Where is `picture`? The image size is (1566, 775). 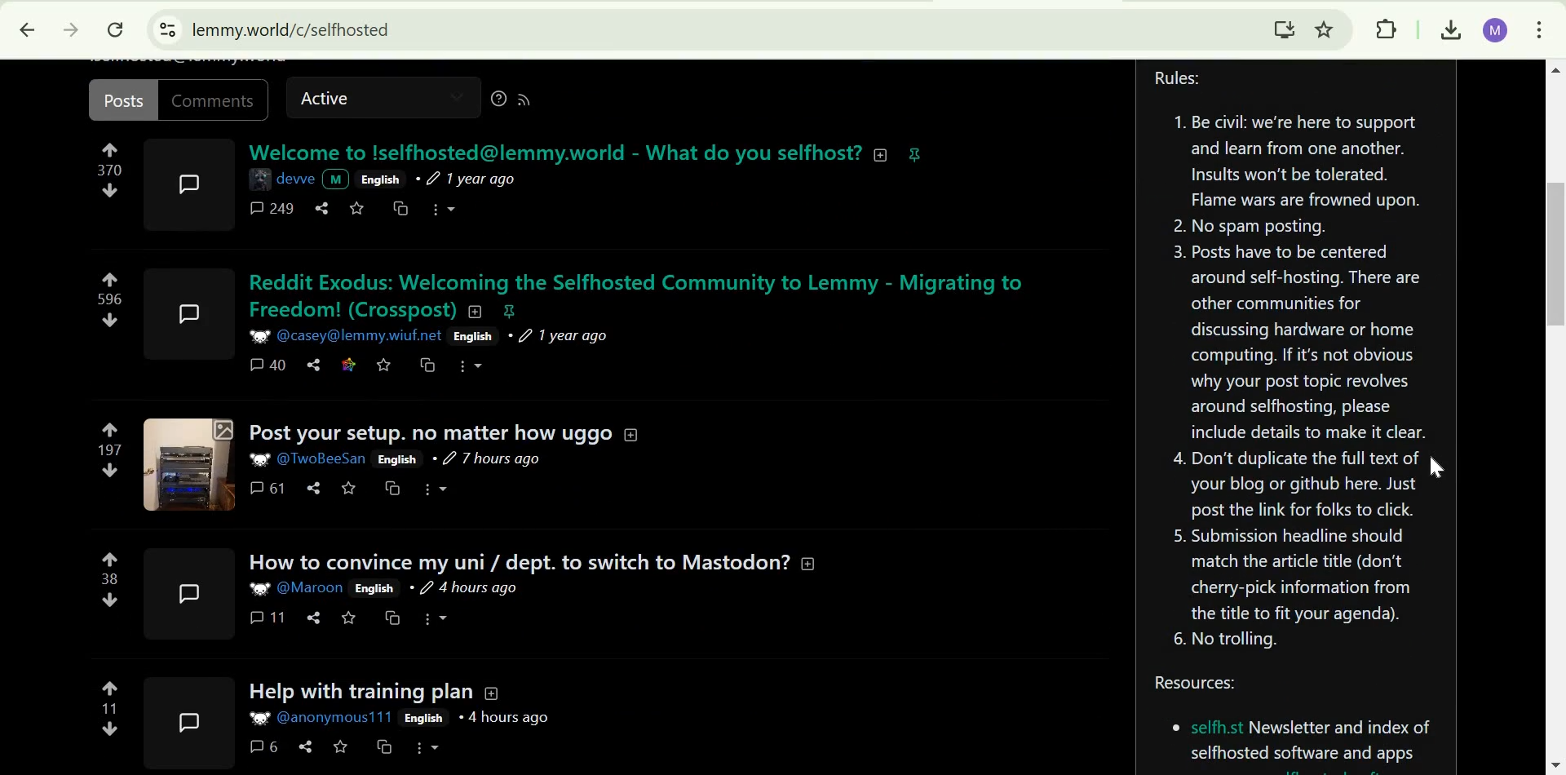 picture is located at coordinates (257, 589).